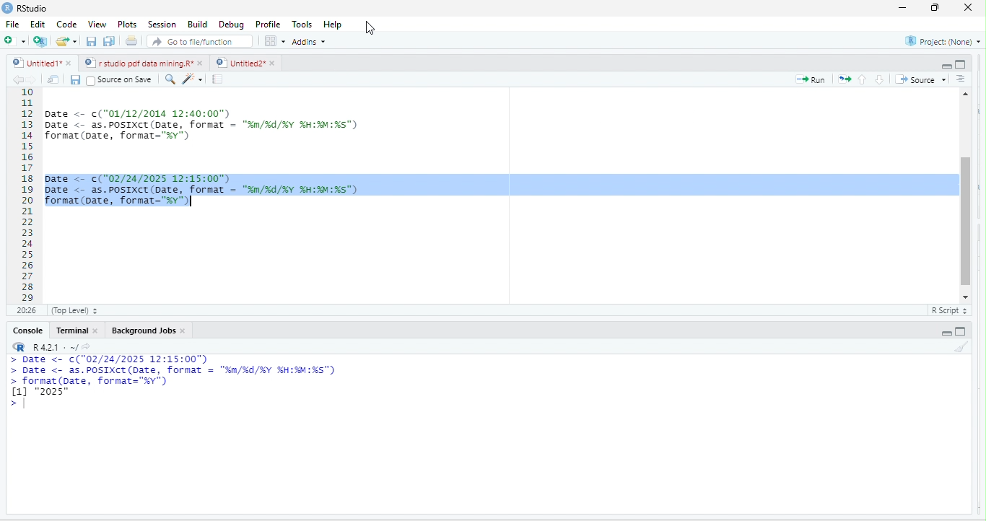 The image size is (986, 521). What do you see at coordinates (131, 43) in the screenshot?
I see `print the current file` at bounding box center [131, 43].